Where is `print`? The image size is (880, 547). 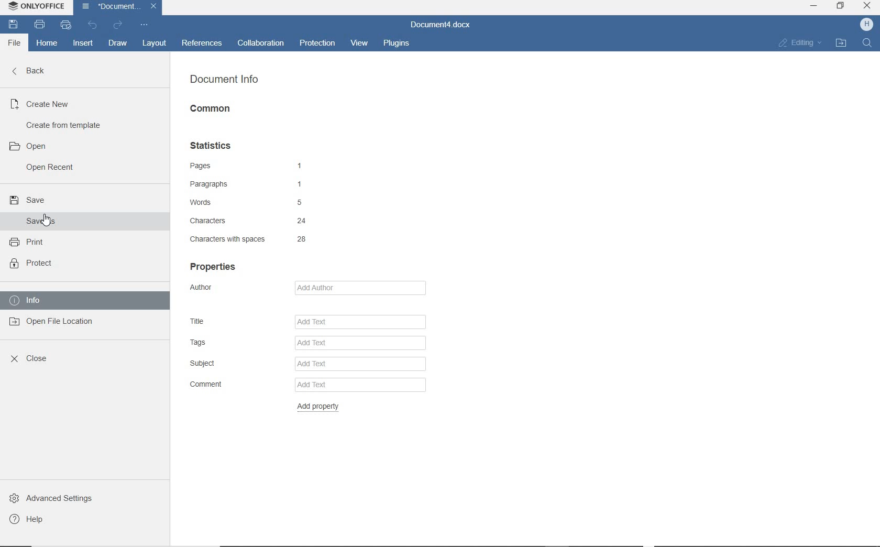 print is located at coordinates (28, 242).